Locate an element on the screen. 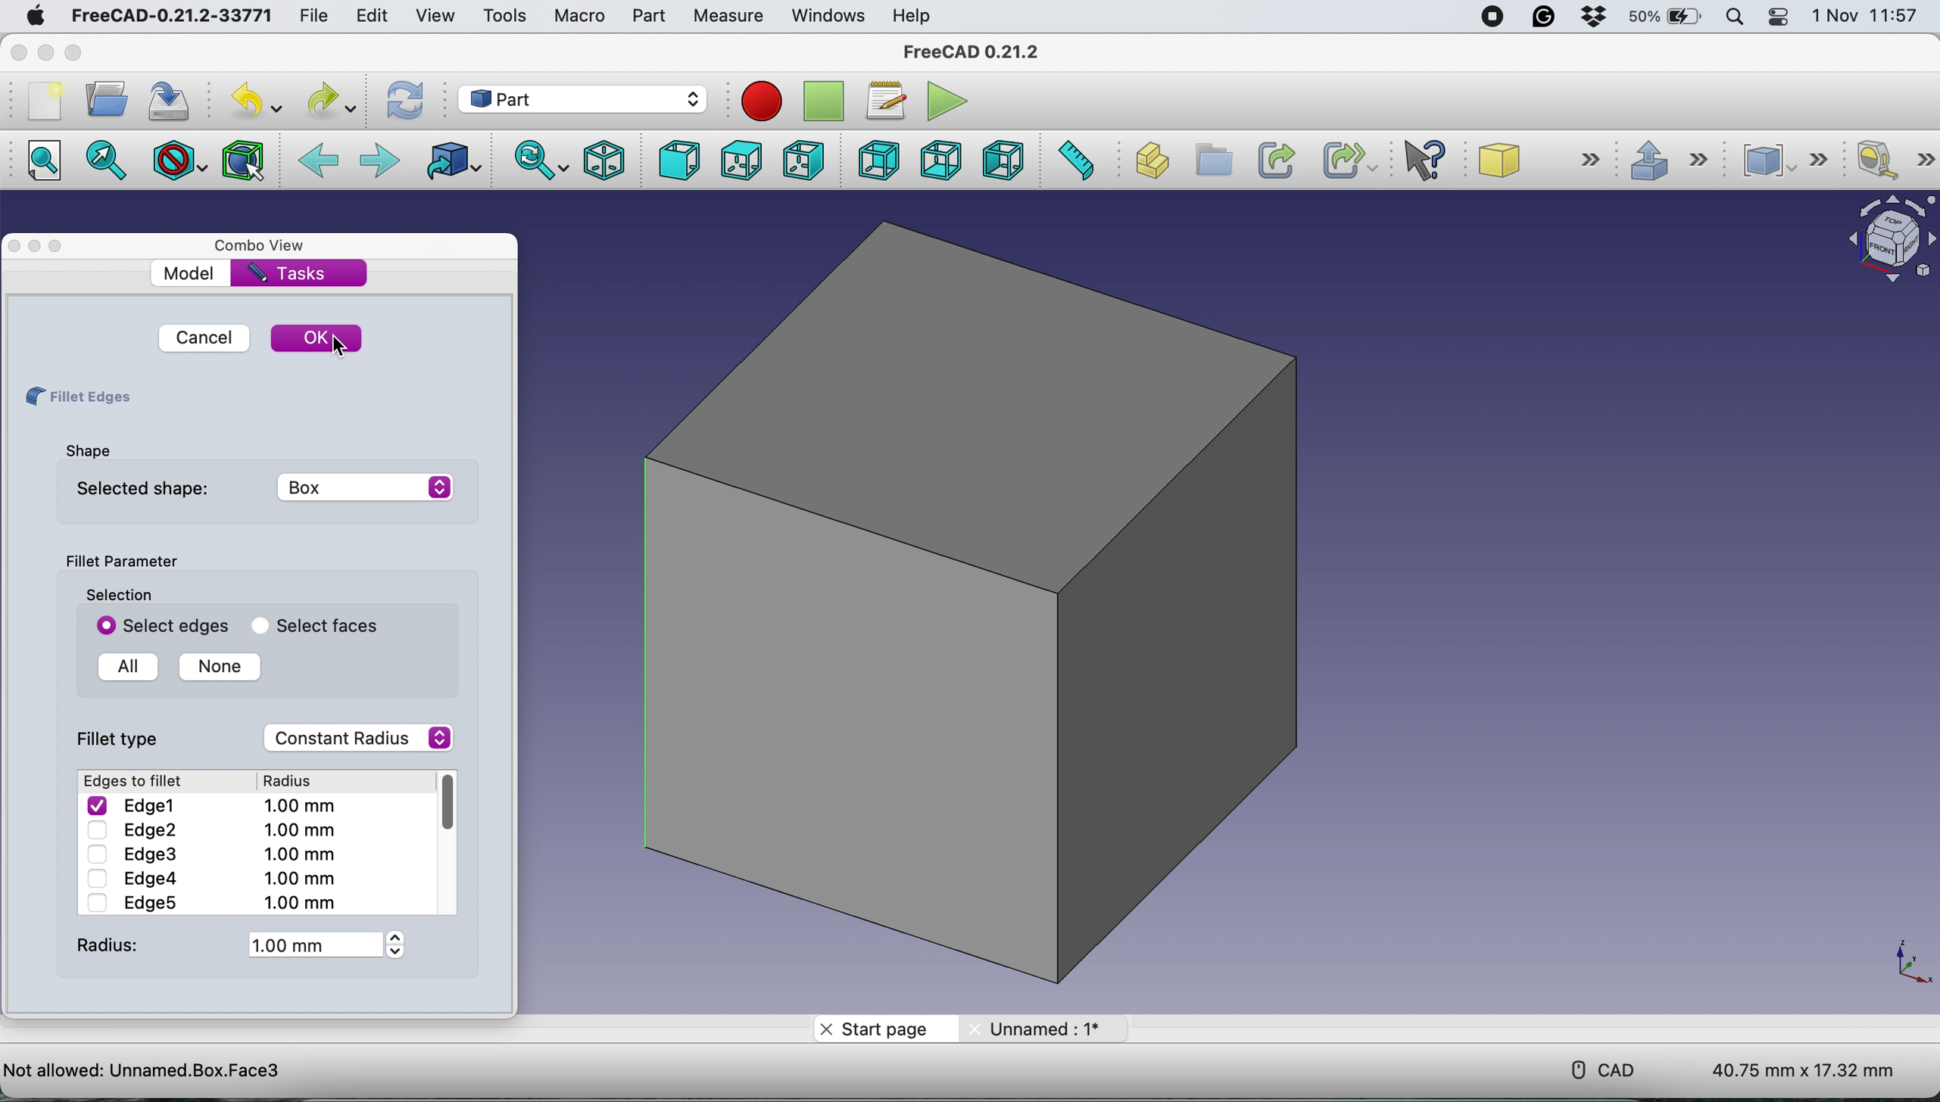 This screenshot has width=1940, height=1102. Selection is located at coordinates (118, 594).